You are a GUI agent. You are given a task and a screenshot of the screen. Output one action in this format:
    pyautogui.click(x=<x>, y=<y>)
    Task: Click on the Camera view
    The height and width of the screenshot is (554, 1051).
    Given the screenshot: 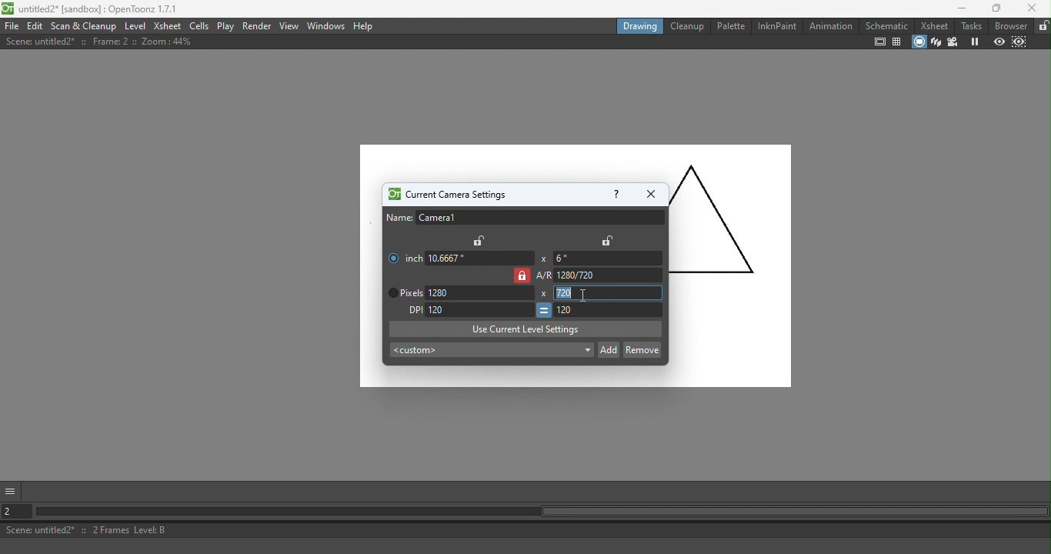 What is the action you would take?
    pyautogui.click(x=953, y=42)
    